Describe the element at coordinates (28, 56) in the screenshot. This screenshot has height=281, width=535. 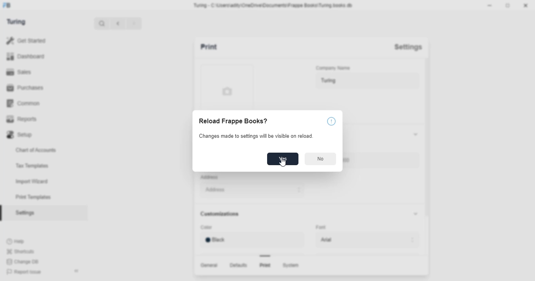
I see `Dashboard` at that location.